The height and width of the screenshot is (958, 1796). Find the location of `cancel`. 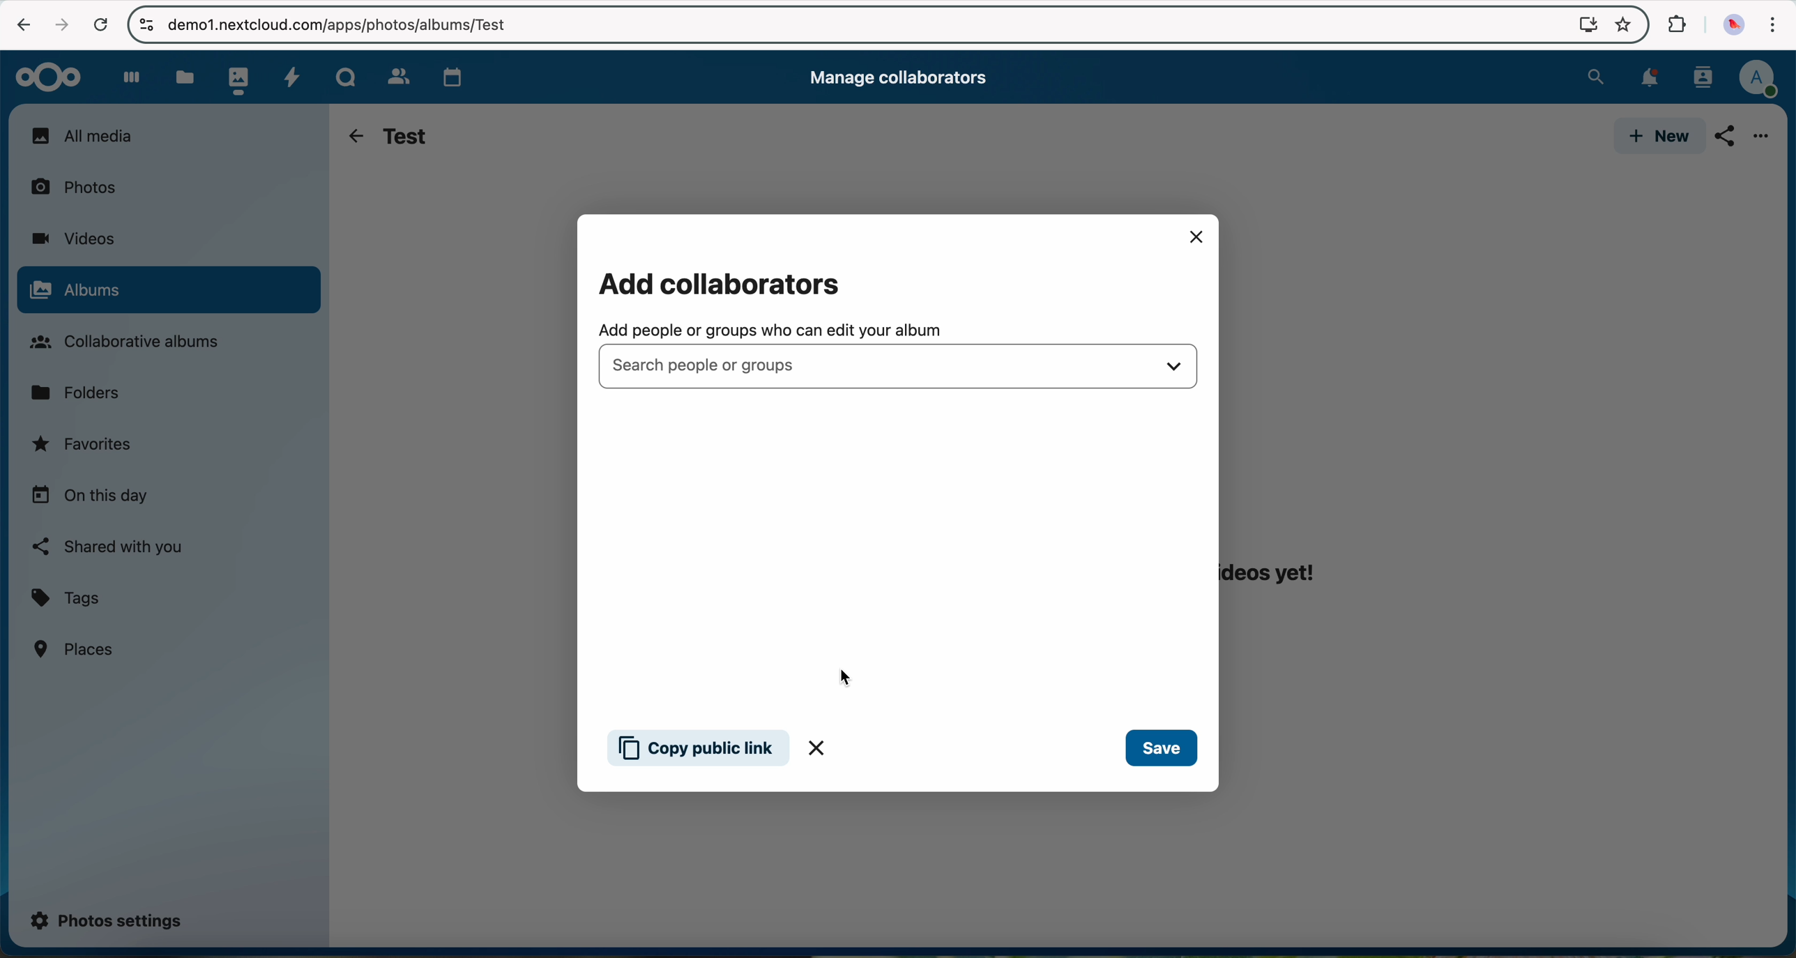

cancel is located at coordinates (100, 26).